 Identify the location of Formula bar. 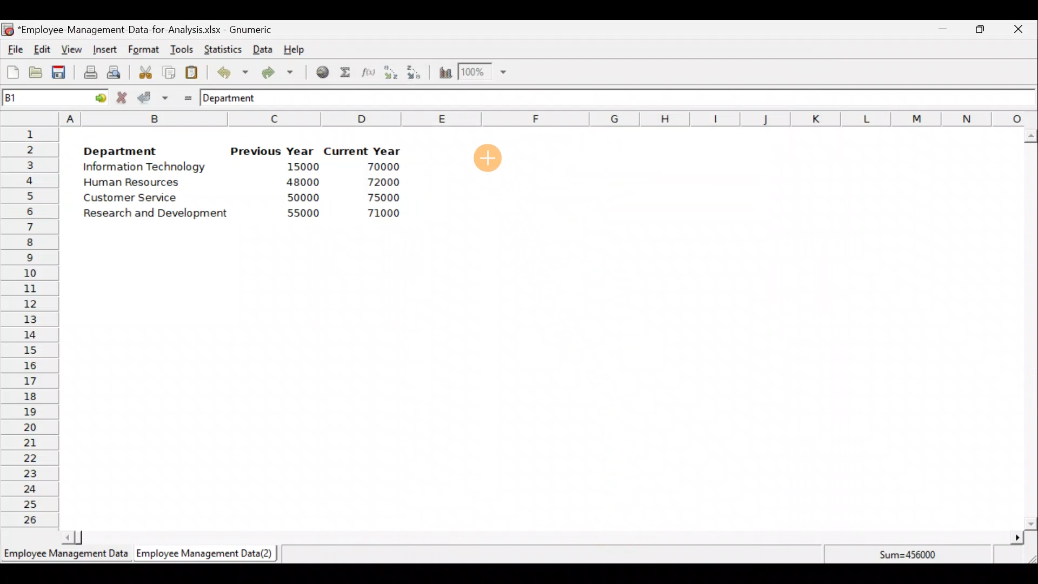
(660, 97).